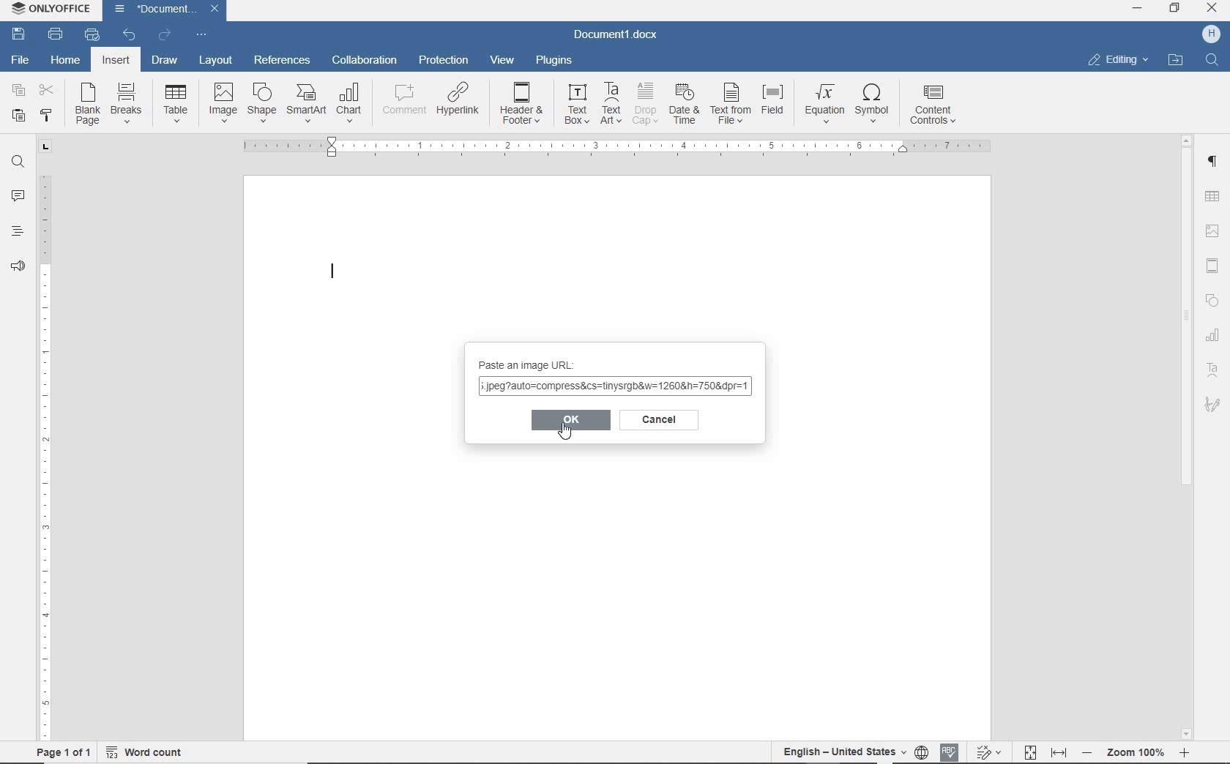  What do you see at coordinates (48, 116) in the screenshot?
I see `copy style` at bounding box center [48, 116].